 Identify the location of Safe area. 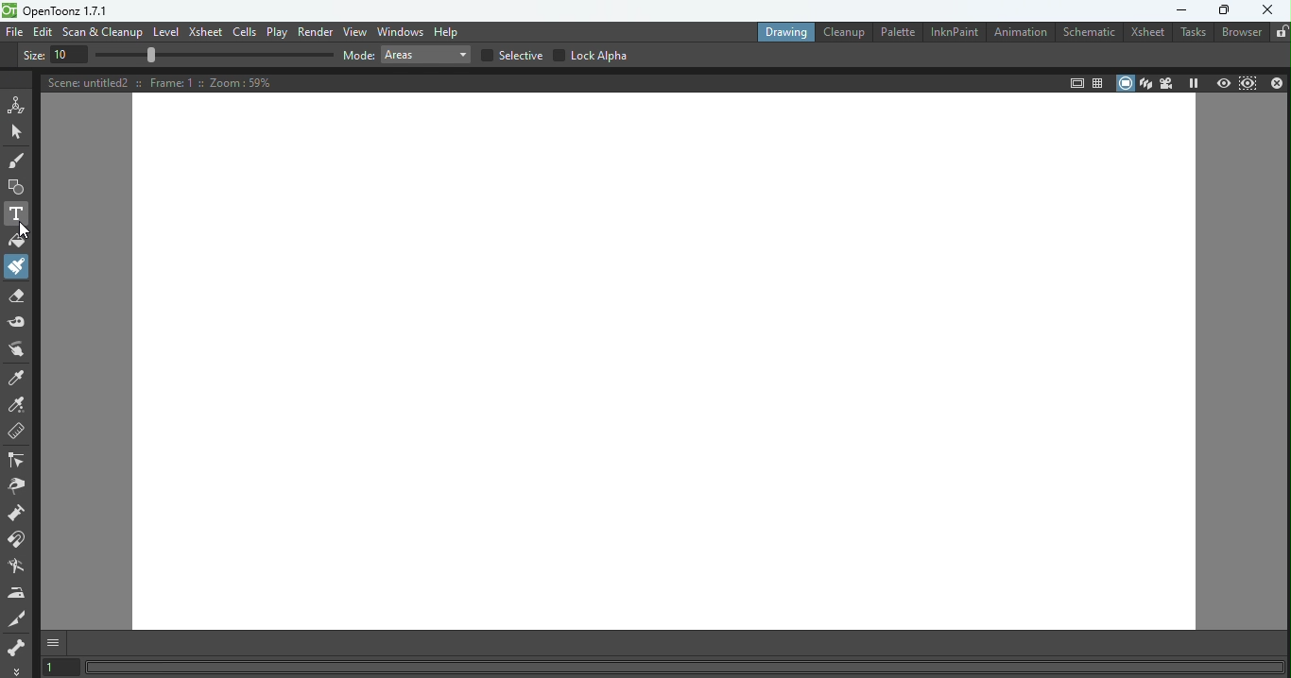
(1076, 82).